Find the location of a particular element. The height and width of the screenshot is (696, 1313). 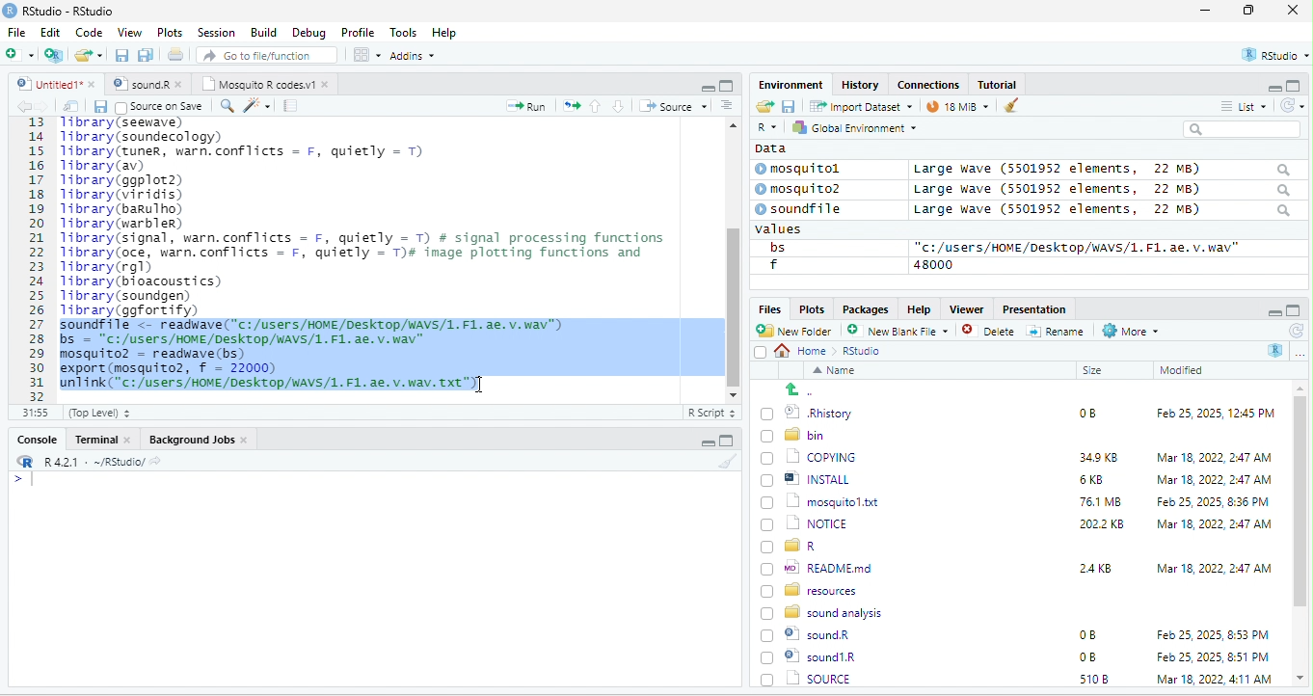

Feb 25, 2025, 8:51 PM is located at coordinates (1214, 635).